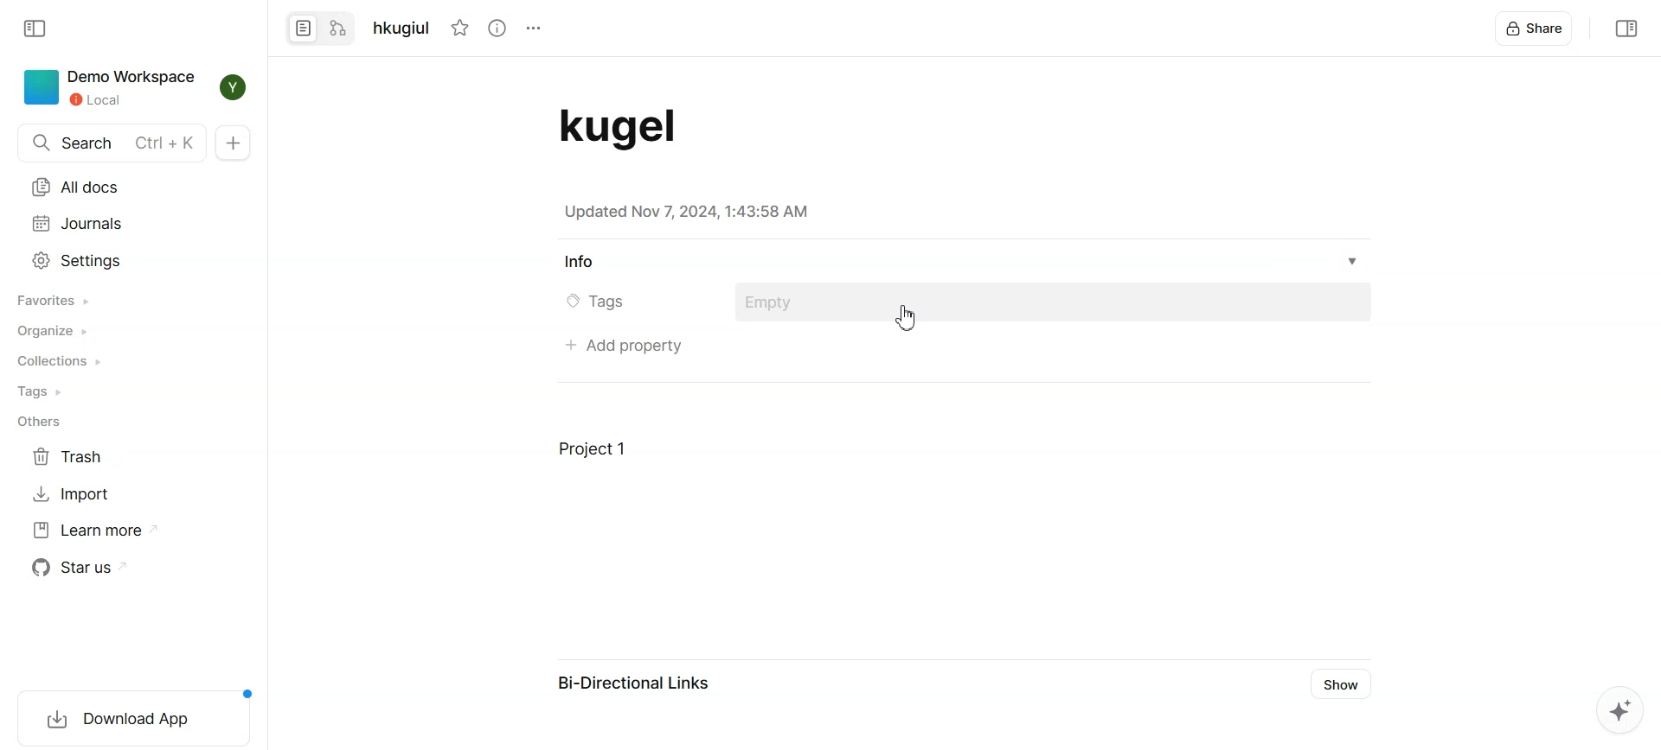 This screenshot has height=750, width=1661. I want to click on cursor, so click(907, 318).